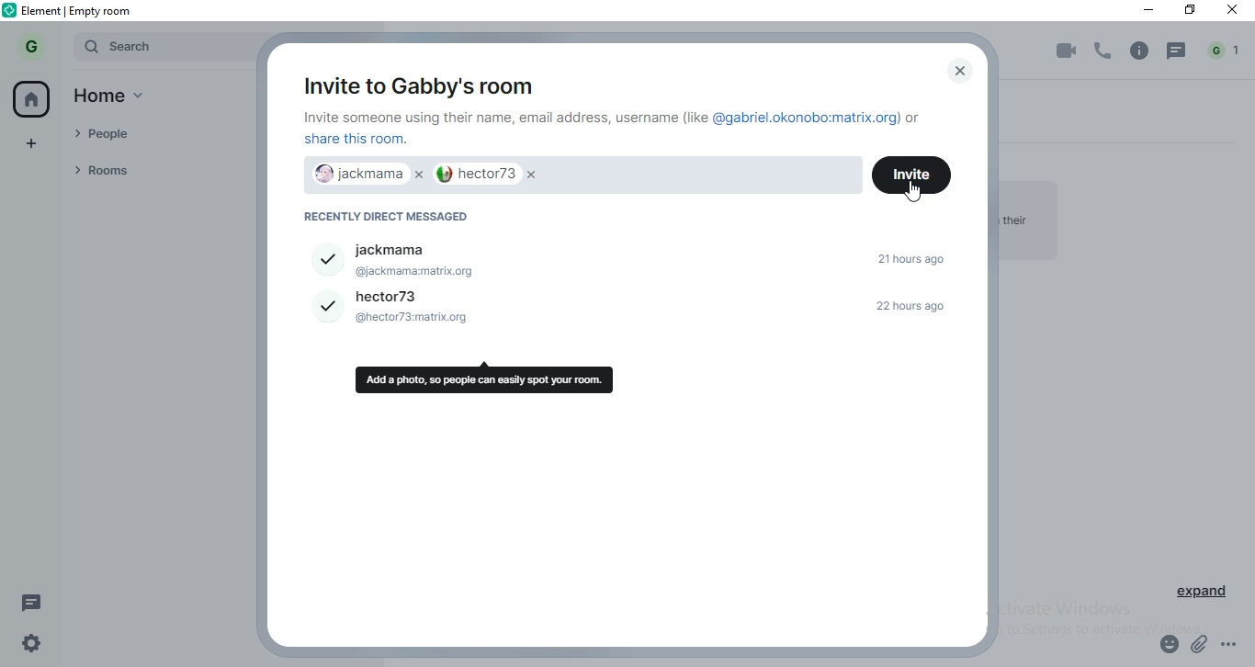  What do you see at coordinates (1190, 12) in the screenshot?
I see `restore` at bounding box center [1190, 12].